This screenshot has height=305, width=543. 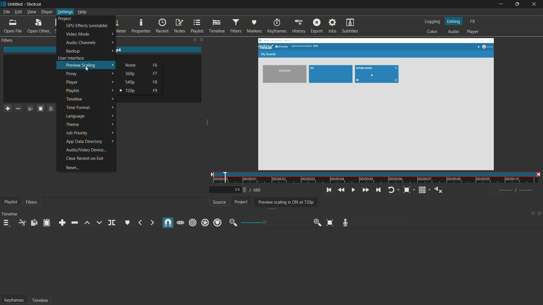 I want to click on save filters, so click(x=39, y=109).